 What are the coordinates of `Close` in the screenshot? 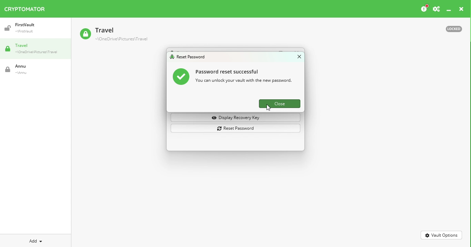 It's located at (278, 103).